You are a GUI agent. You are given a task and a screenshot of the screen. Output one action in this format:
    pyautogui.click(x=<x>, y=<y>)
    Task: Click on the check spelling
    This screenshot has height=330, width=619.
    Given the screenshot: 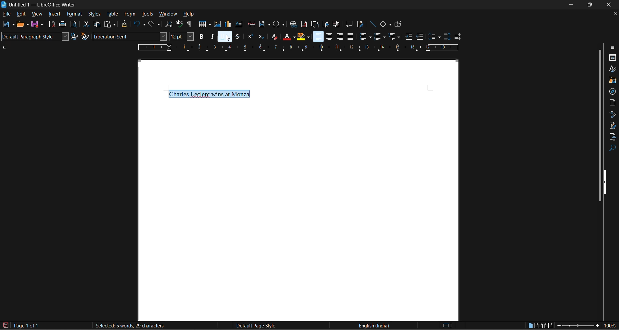 What is the action you would take?
    pyautogui.click(x=179, y=24)
    